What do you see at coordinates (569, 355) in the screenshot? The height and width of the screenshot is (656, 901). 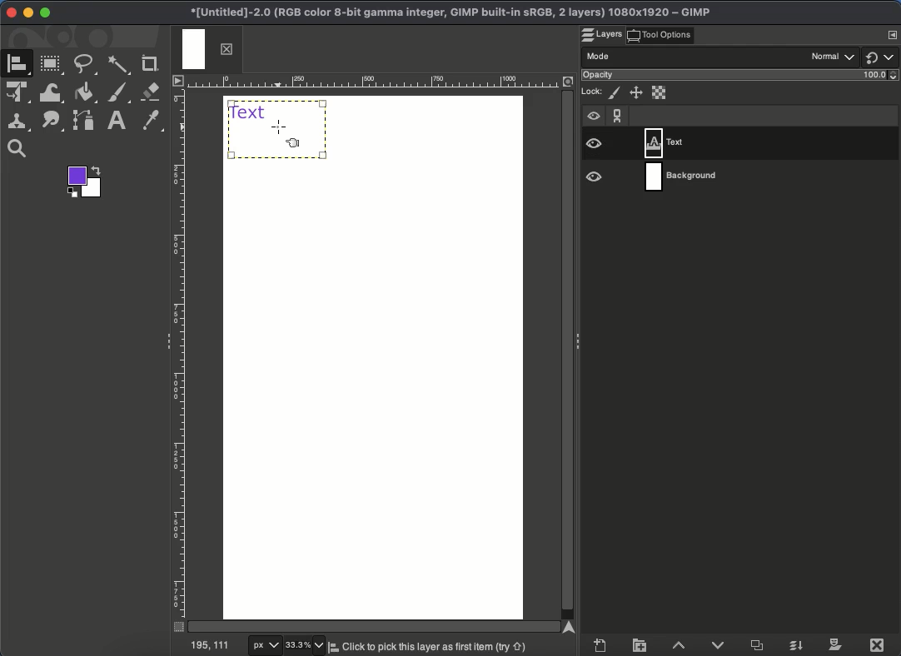 I see `Scroll` at bounding box center [569, 355].